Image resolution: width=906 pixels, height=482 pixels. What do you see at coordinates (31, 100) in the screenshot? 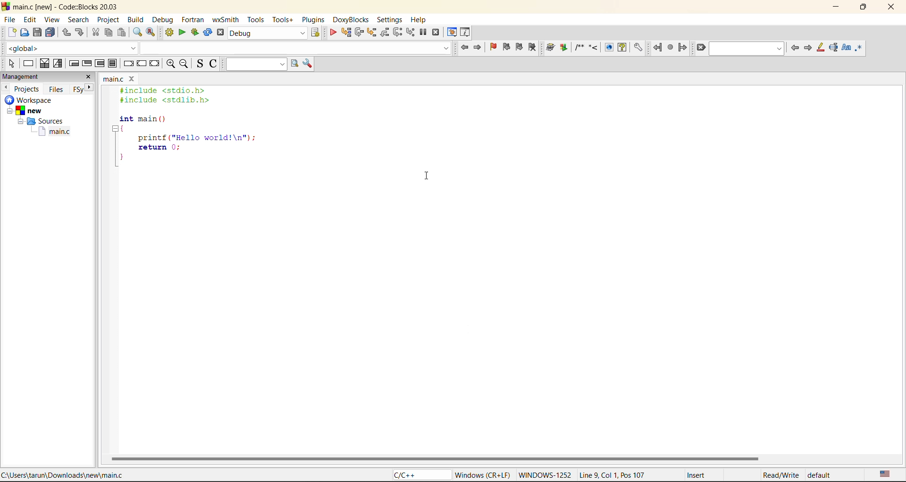
I see `workspace` at bounding box center [31, 100].